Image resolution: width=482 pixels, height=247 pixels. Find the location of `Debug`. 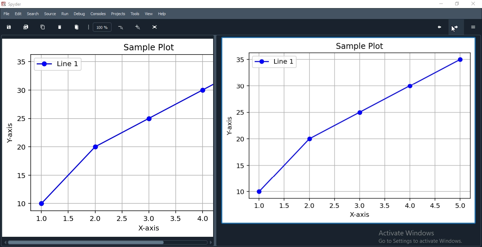

Debug is located at coordinates (79, 14).